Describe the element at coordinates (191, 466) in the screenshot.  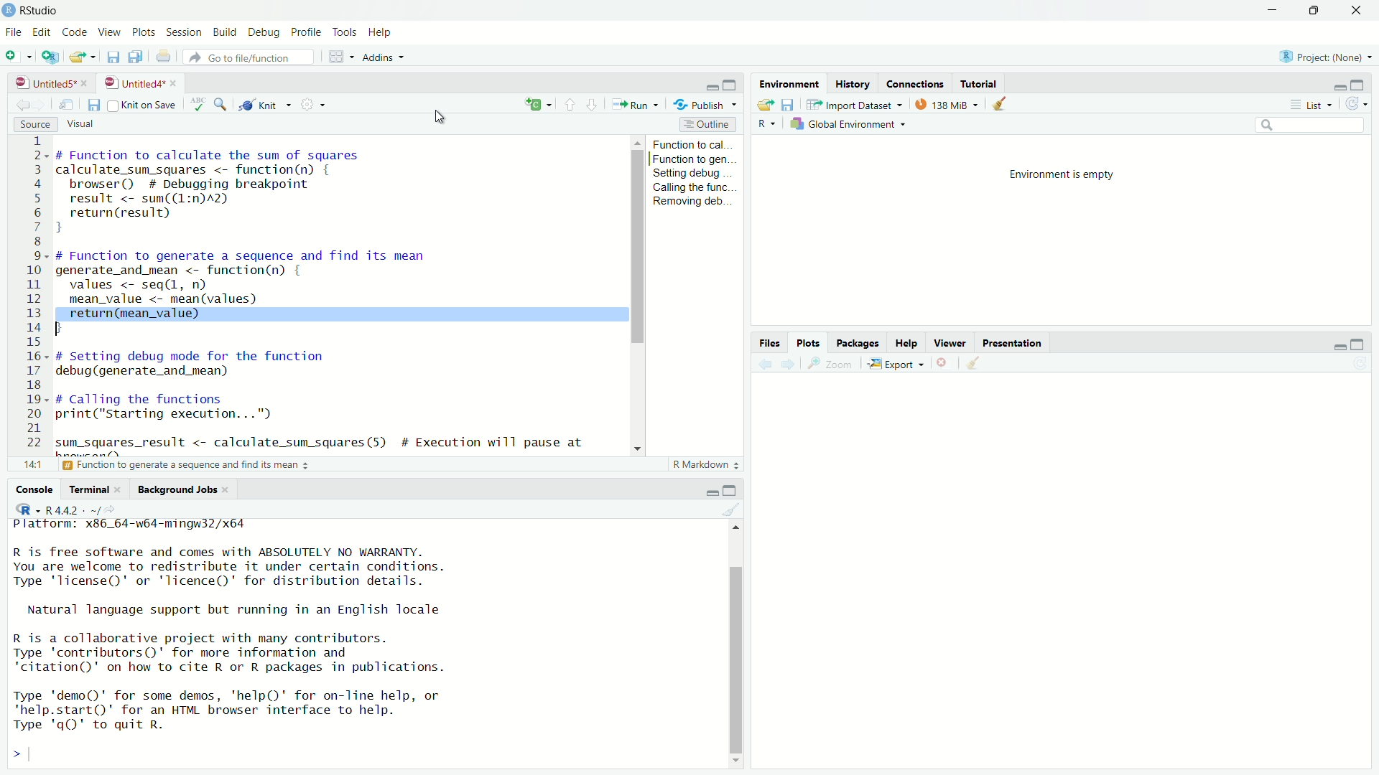
I see `function to generate a sequence and find its mean` at that location.